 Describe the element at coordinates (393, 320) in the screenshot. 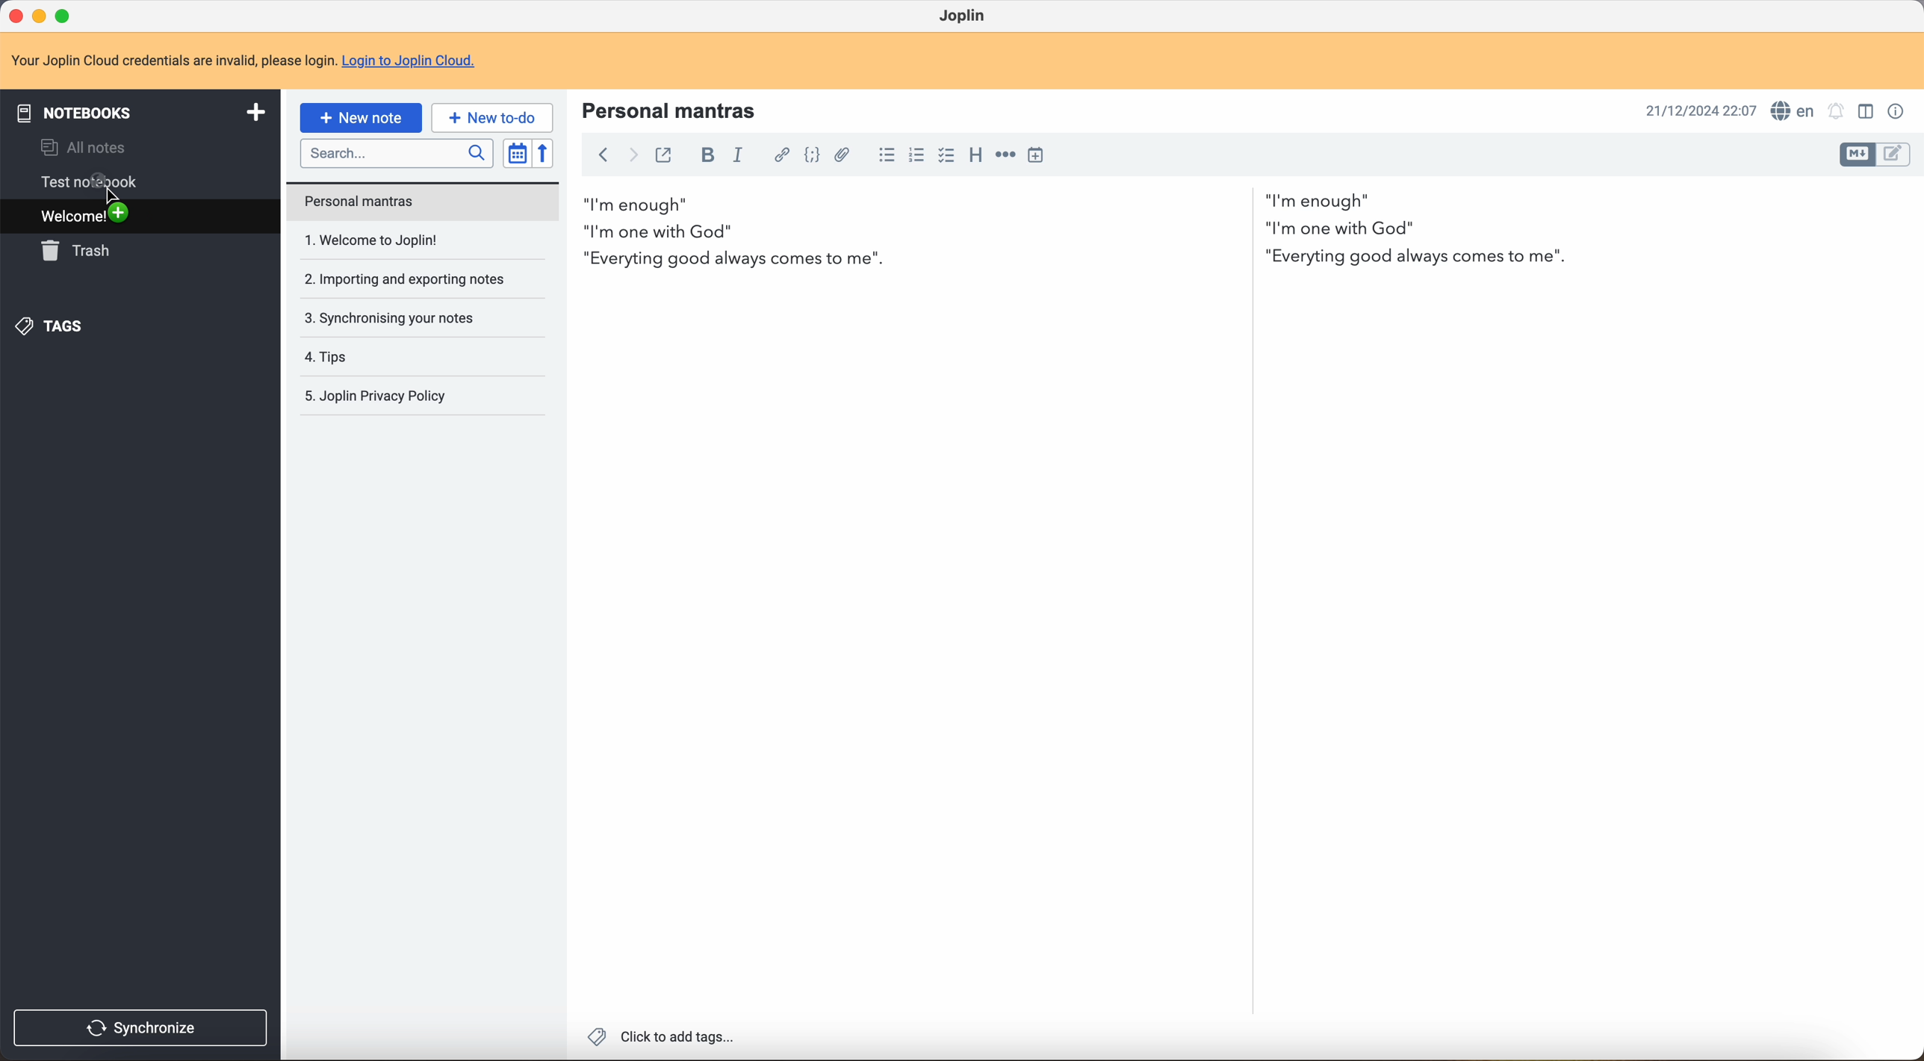

I see `synchronising your notes` at that location.